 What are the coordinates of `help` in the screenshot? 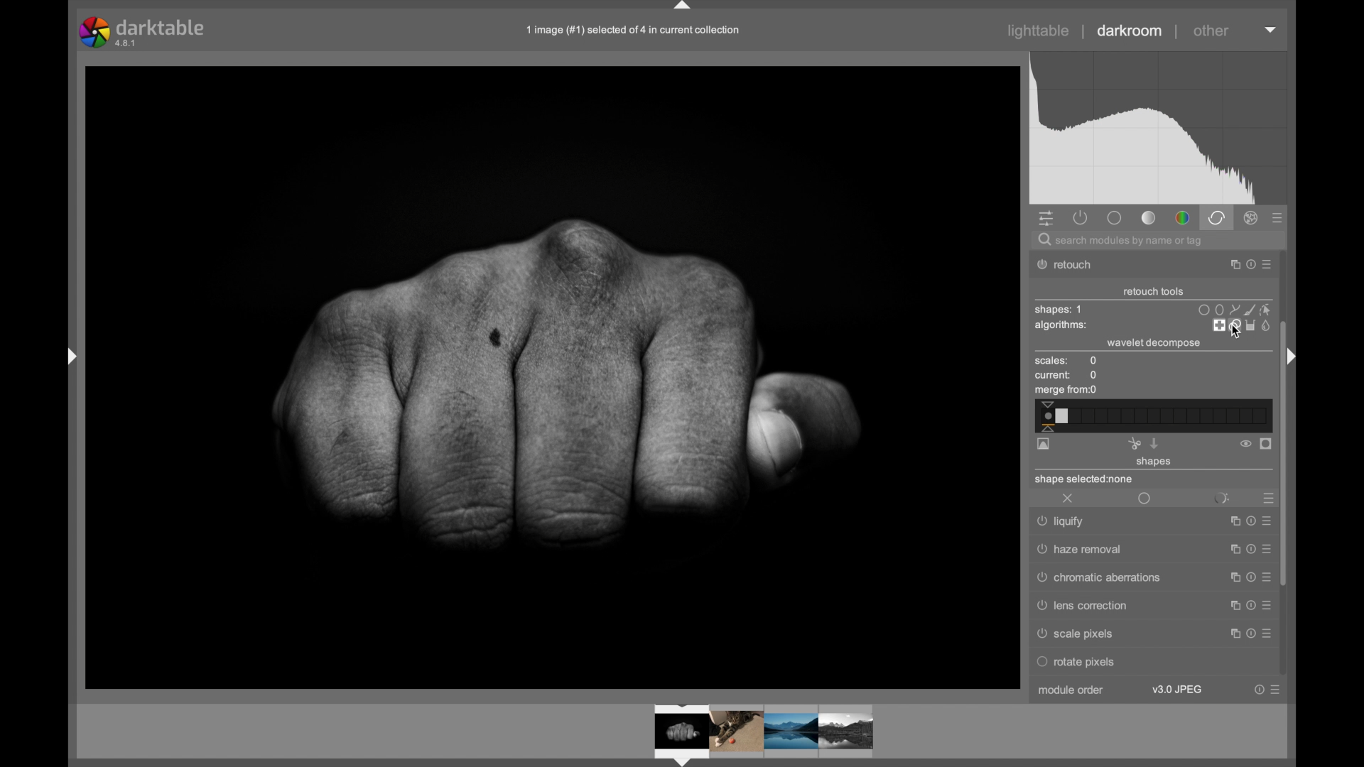 It's located at (1249, 606).